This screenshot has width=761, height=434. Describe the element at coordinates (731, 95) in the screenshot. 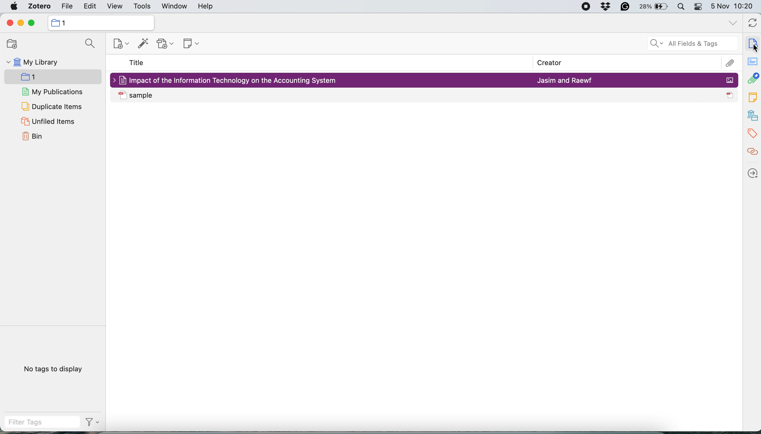

I see `icon` at that location.